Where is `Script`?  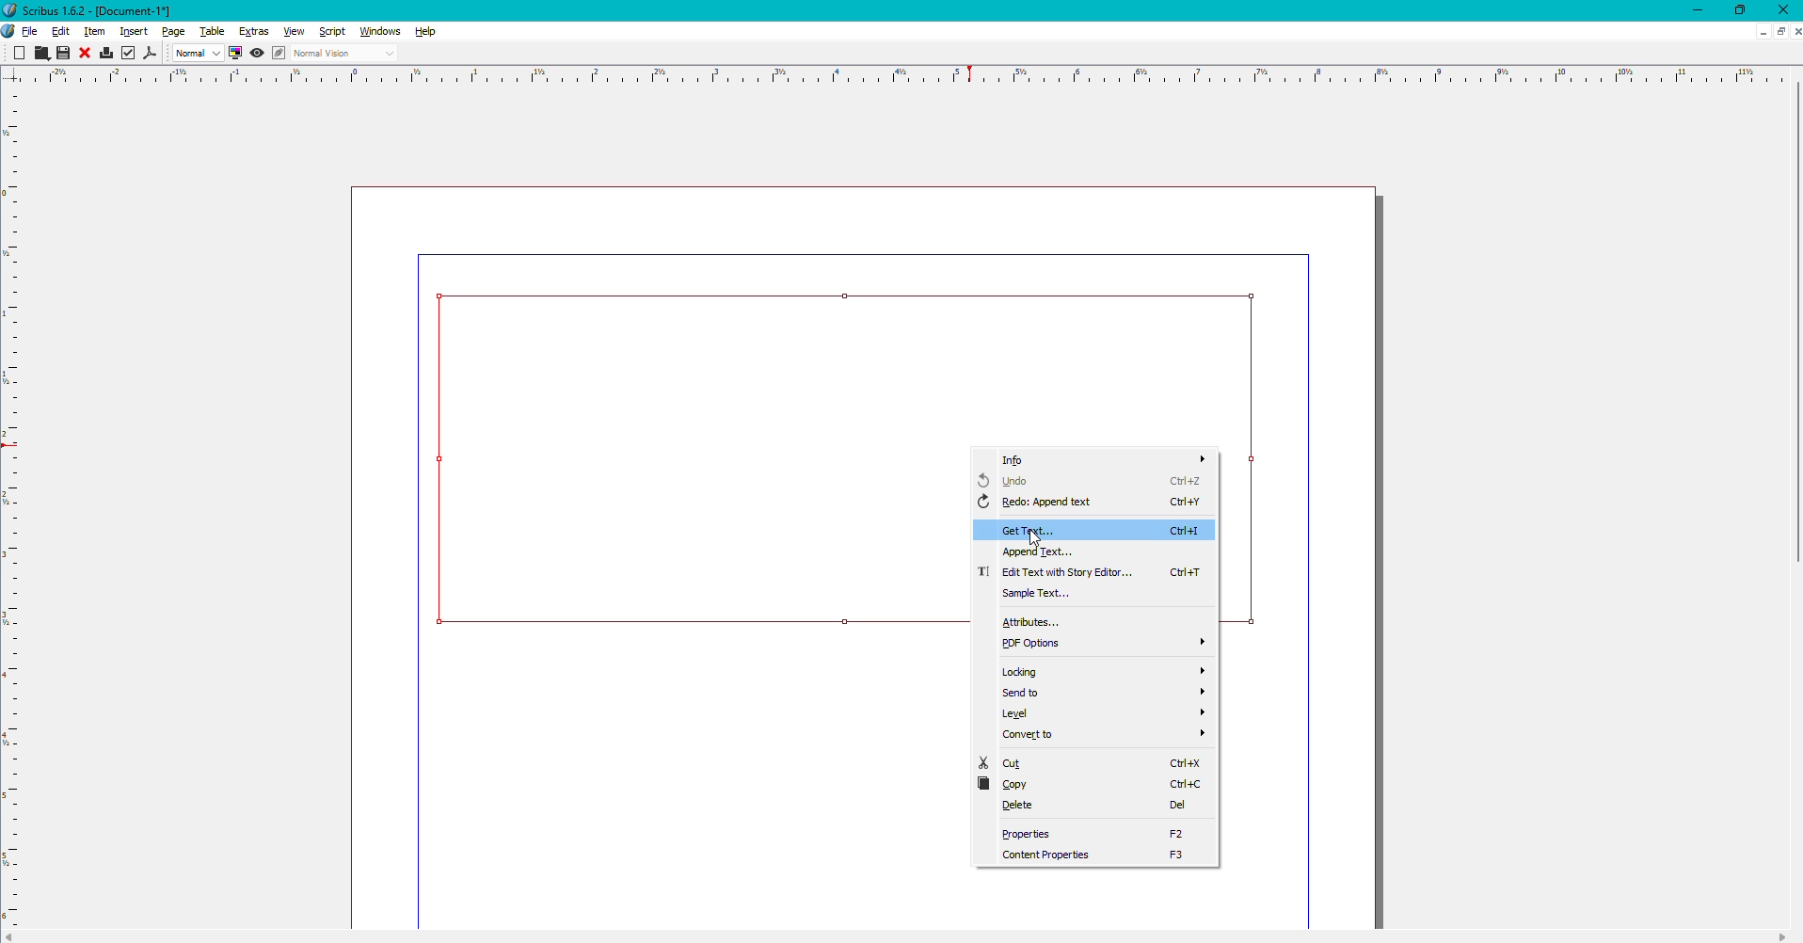
Script is located at coordinates (331, 32).